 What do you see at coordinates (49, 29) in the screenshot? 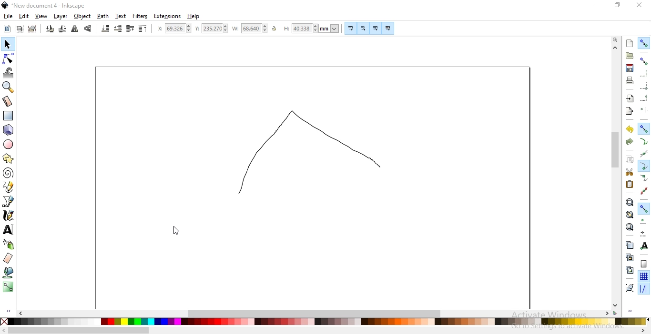
I see `rotate 90 counter clockwise` at bounding box center [49, 29].